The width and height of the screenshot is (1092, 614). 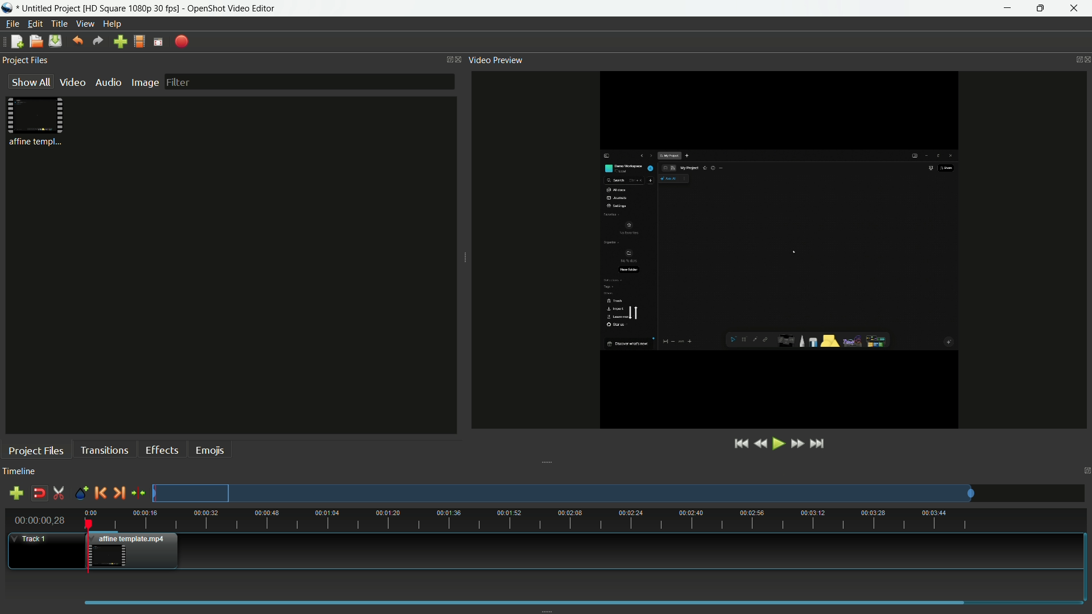 I want to click on close project files, so click(x=456, y=60).